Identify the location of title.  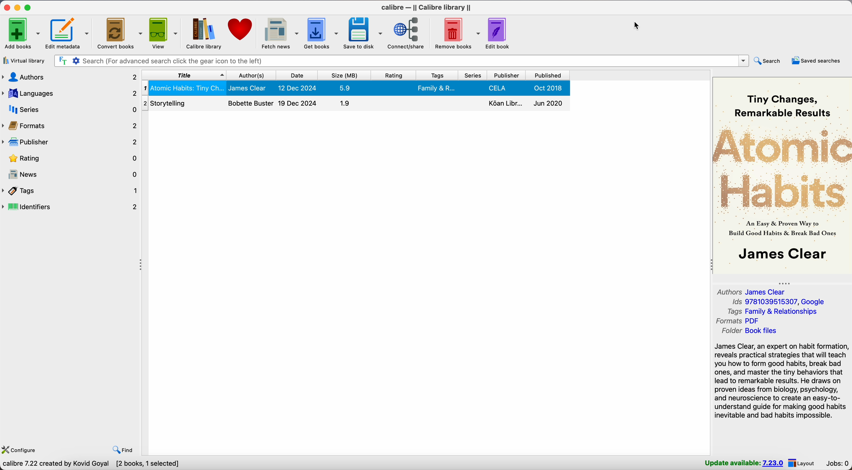
(184, 75).